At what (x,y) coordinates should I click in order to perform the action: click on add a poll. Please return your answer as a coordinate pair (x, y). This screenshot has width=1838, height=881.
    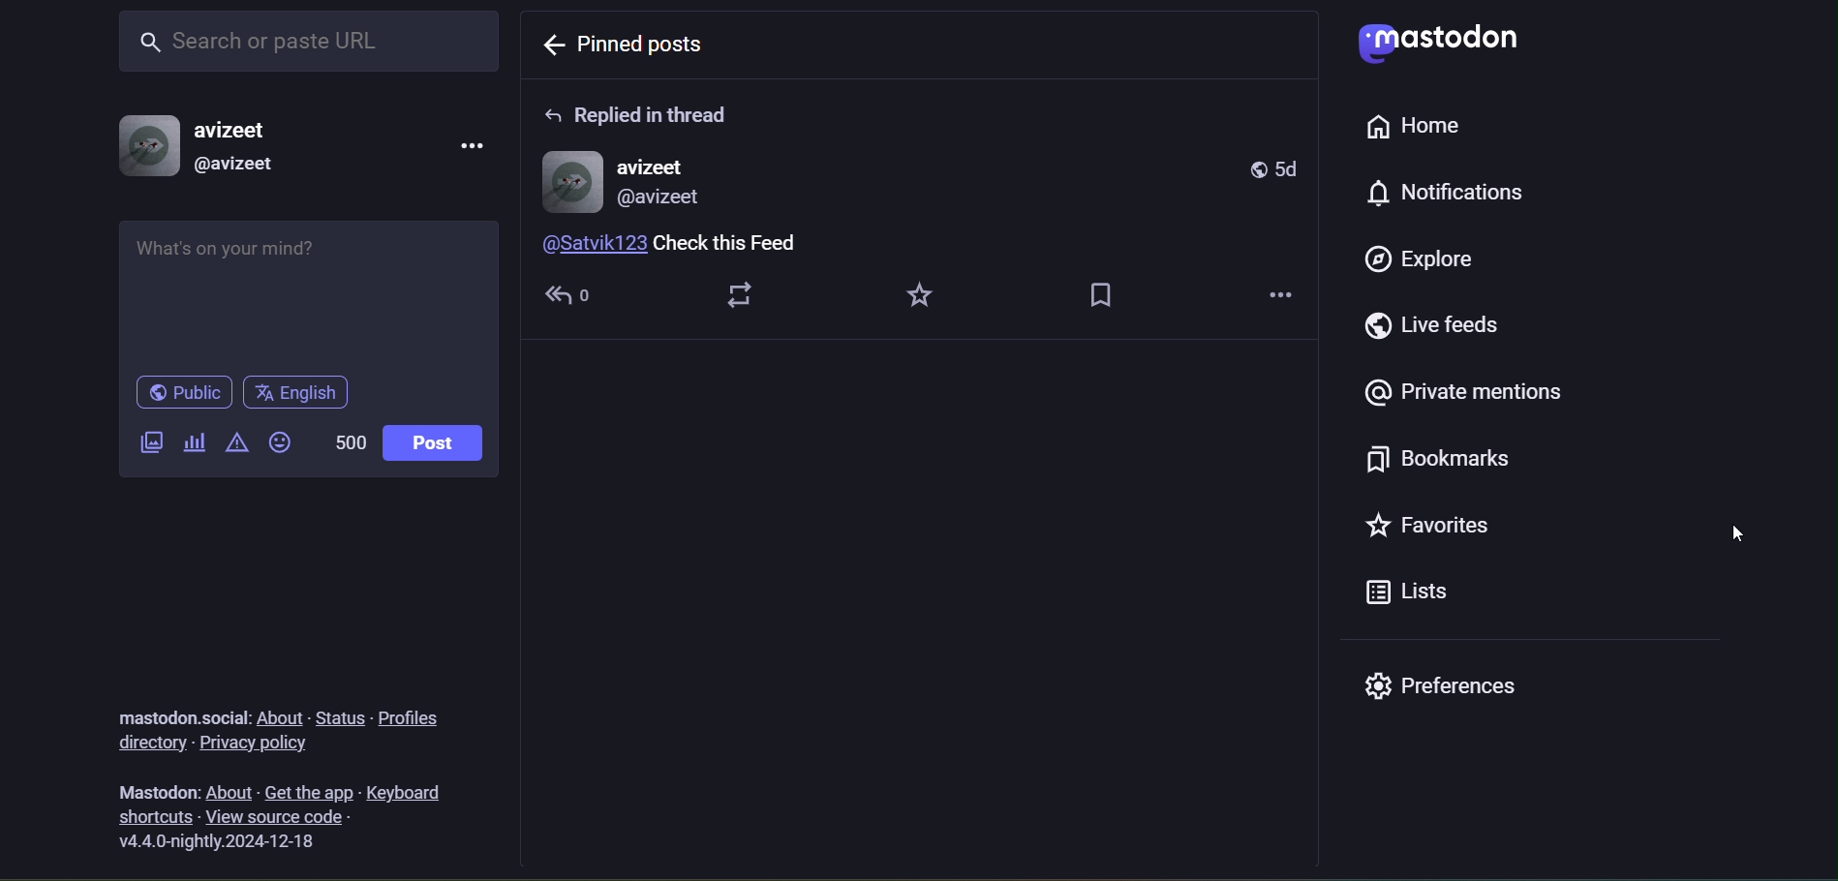
    Looking at the image, I should click on (192, 437).